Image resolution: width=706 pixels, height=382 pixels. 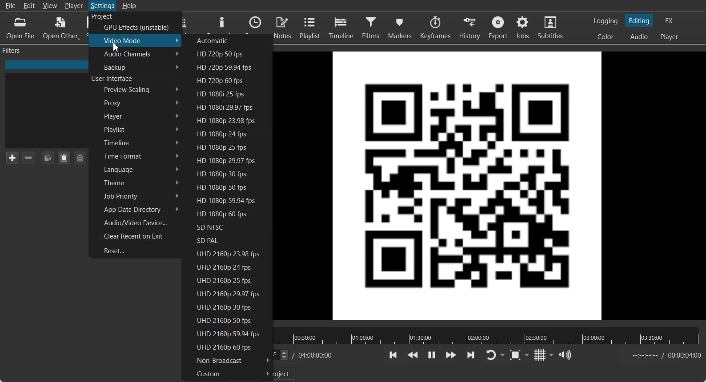 What do you see at coordinates (606, 36) in the screenshot?
I see `Switch to the color layout` at bounding box center [606, 36].